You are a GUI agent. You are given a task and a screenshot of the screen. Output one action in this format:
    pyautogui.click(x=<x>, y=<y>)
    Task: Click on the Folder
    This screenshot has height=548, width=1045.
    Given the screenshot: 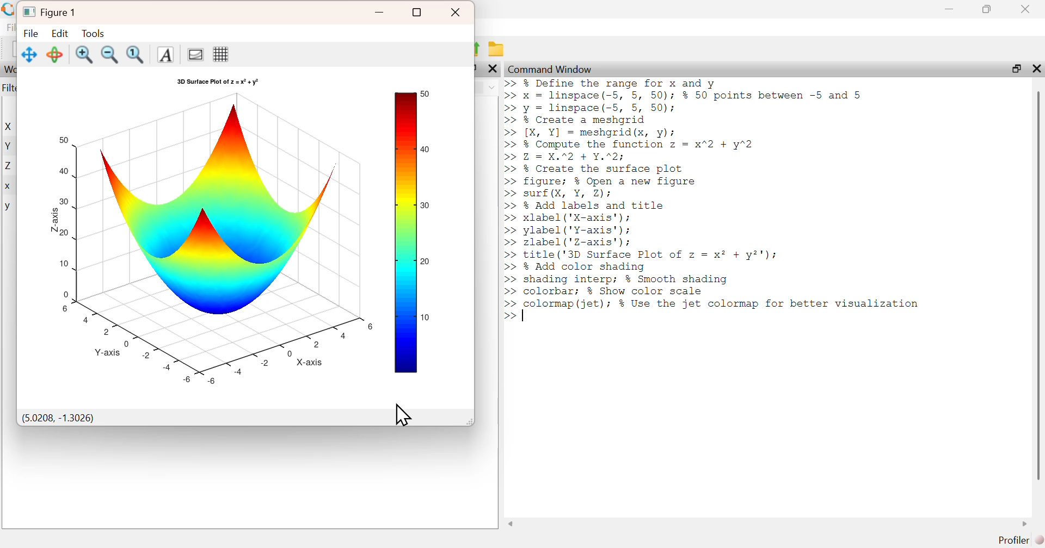 What is the action you would take?
    pyautogui.click(x=496, y=49)
    